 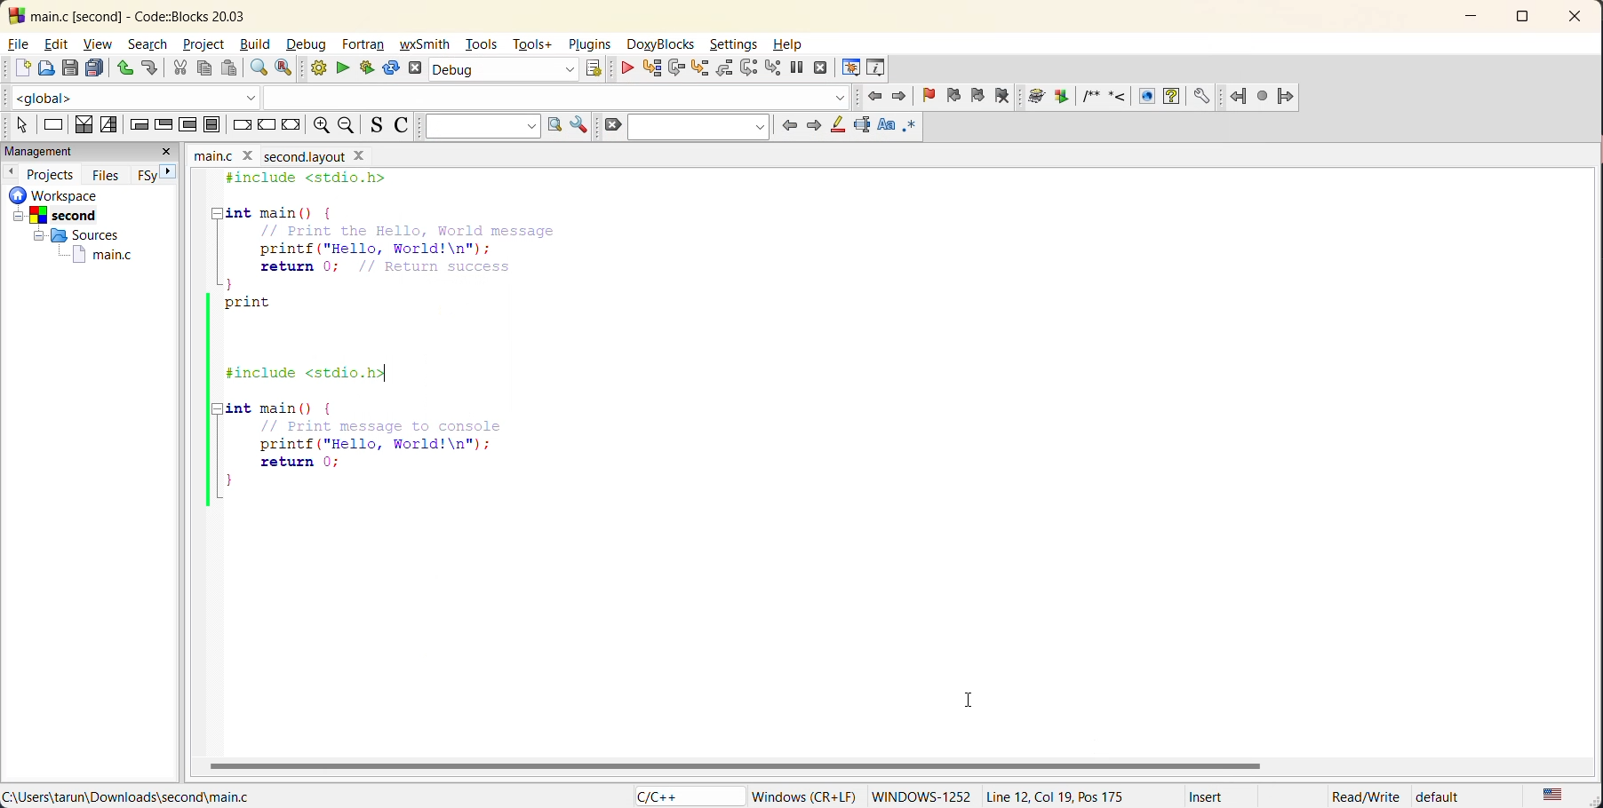 What do you see at coordinates (805, 796) in the screenshot?
I see `windows (CR+LF)` at bounding box center [805, 796].